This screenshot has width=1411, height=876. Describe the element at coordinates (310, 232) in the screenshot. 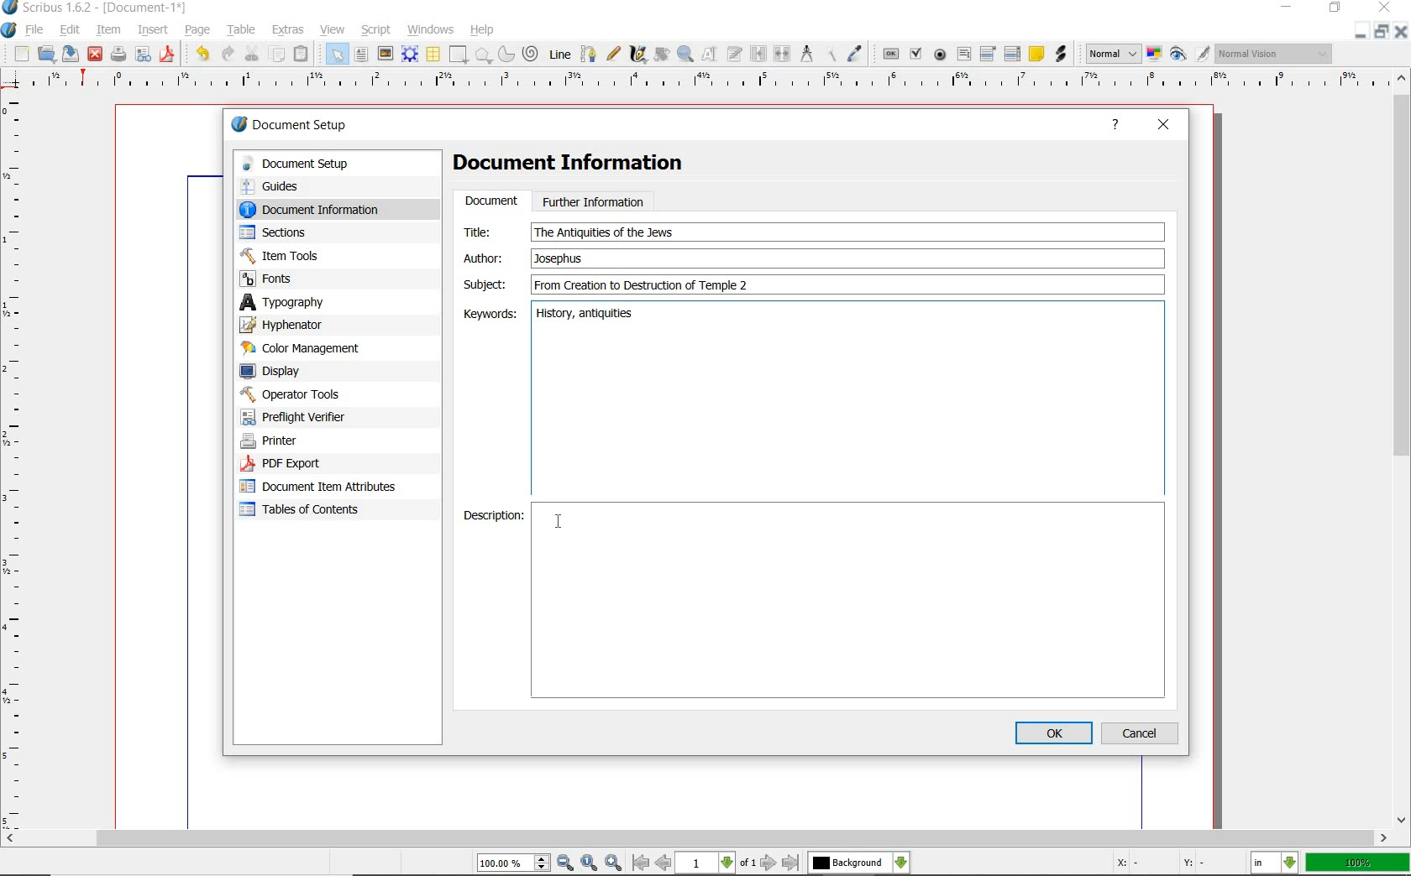

I see `sections` at that location.